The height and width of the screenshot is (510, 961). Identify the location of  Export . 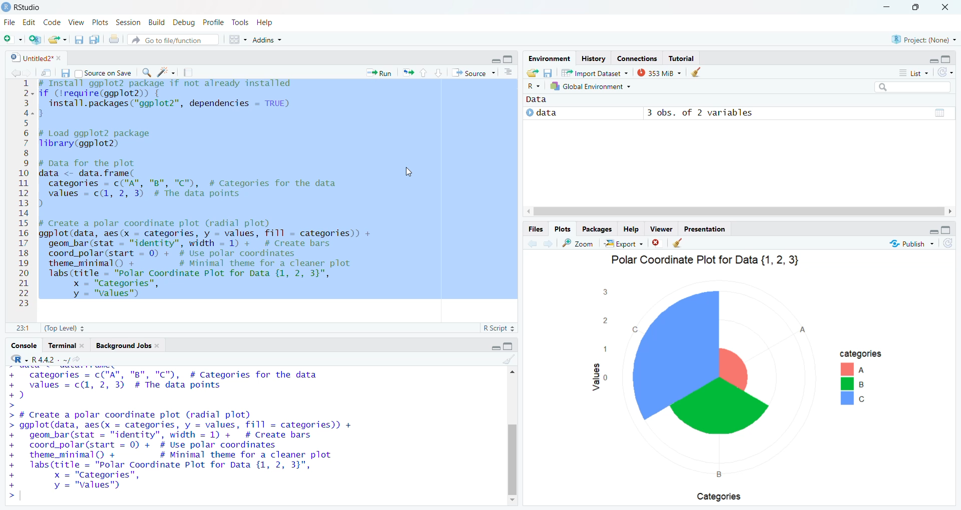
(623, 244).